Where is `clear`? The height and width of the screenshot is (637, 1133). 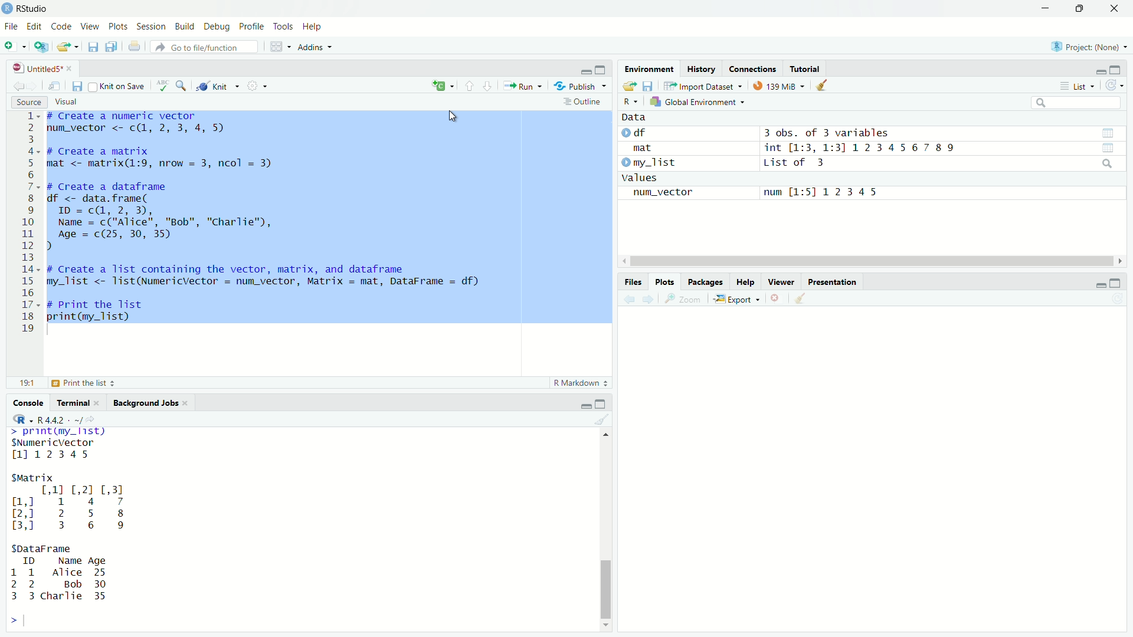 clear is located at coordinates (824, 86).